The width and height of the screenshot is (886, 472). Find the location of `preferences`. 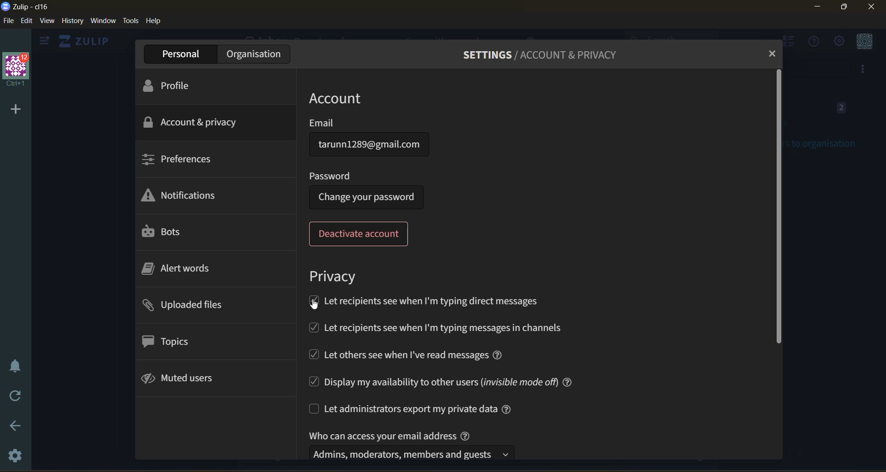

preferences is located at coordinates (177, 158).